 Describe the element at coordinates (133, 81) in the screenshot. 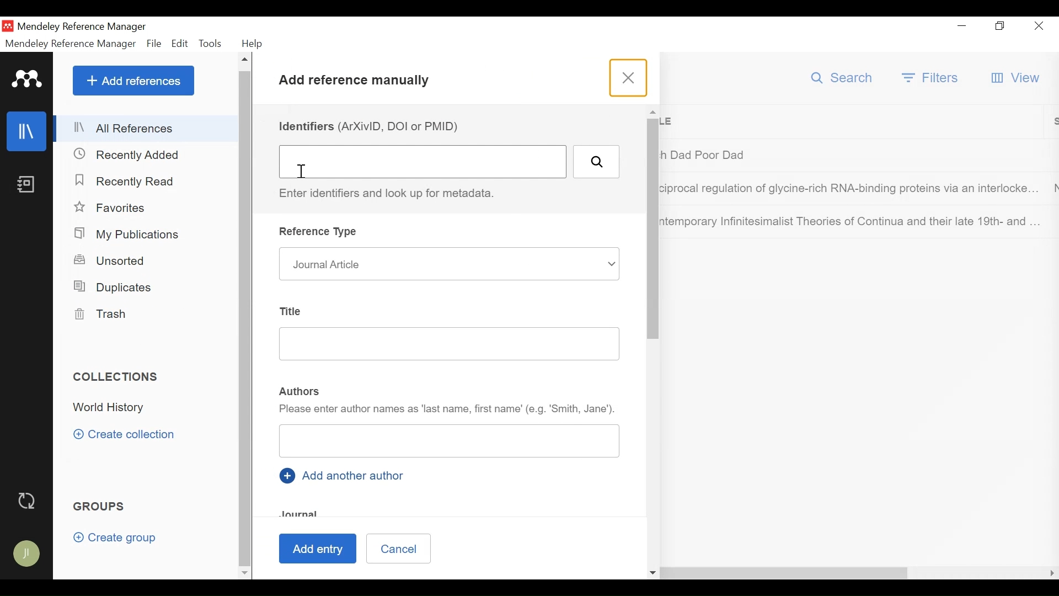

I see `Add References` at that location.